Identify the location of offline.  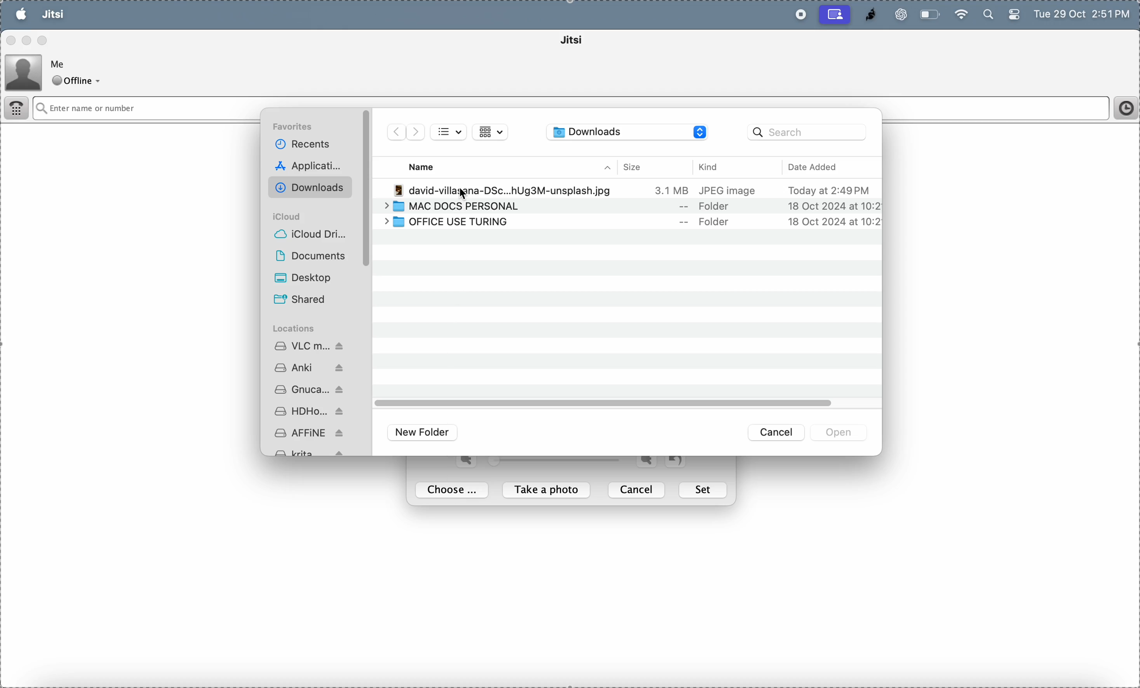
(79, 81).